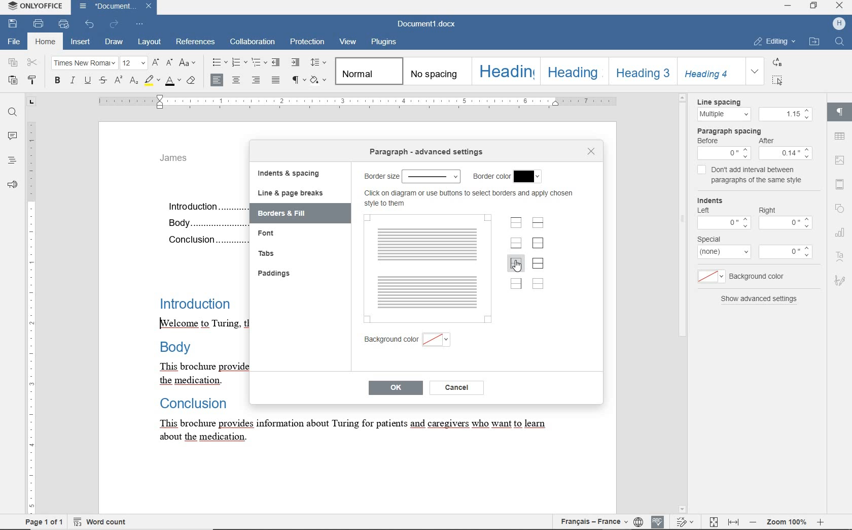 The image size is (852, 530). I want to click on scroll bar, so click(679, 303).